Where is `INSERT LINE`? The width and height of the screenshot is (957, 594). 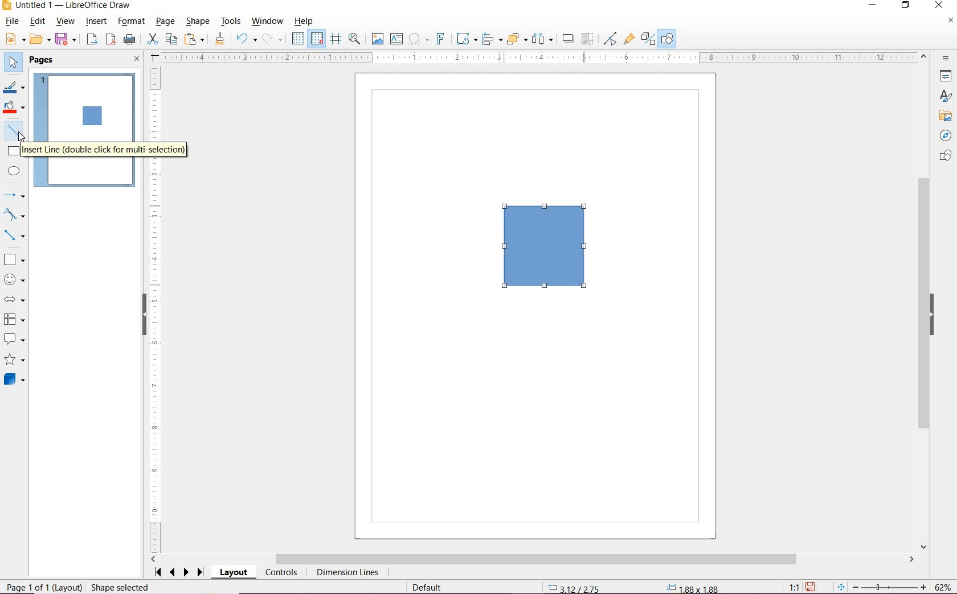 INSERT LINE is located at coordinates (105, 150).